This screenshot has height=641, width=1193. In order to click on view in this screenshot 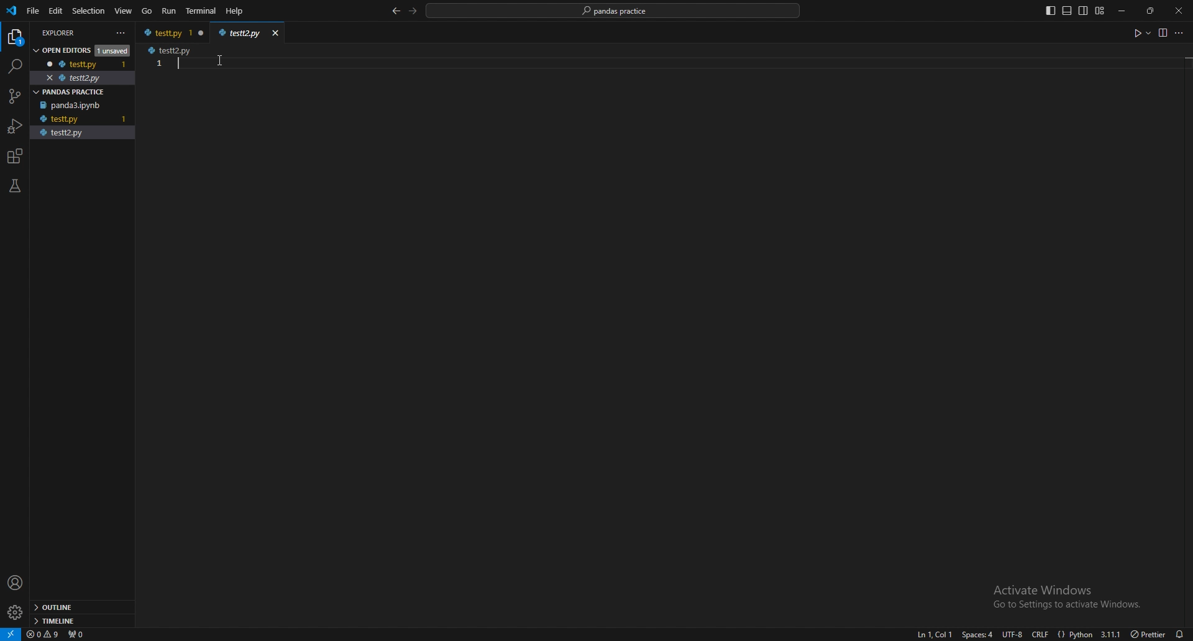, I will do `click(1162, 32)`.